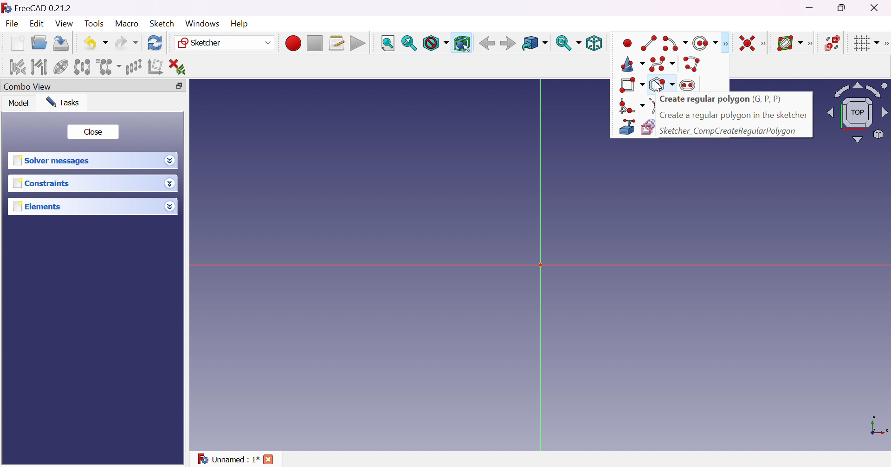 The image size is (891, 467). What do you see at coordinates (38, 24) in the screenshot?
I see `Edit` at bounding box center [38, 24].